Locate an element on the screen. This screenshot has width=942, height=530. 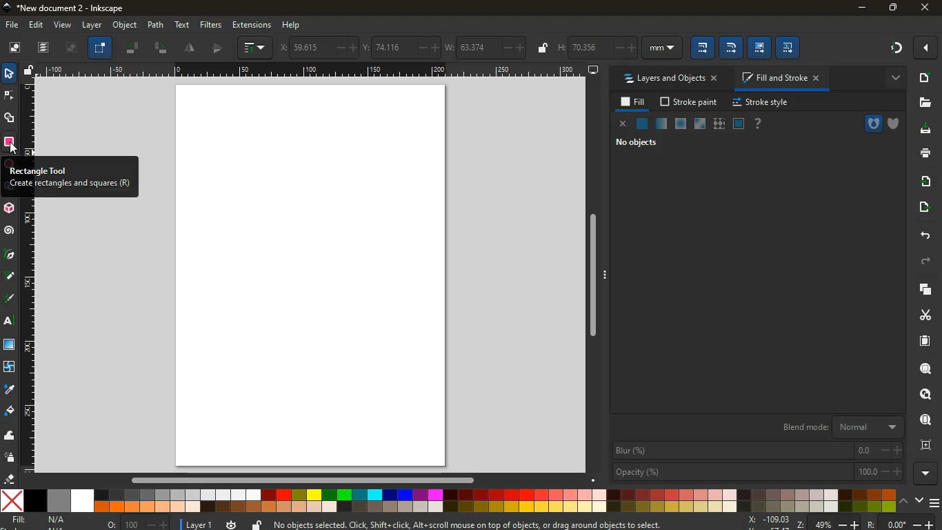
back is located at coordinates (924, 233).